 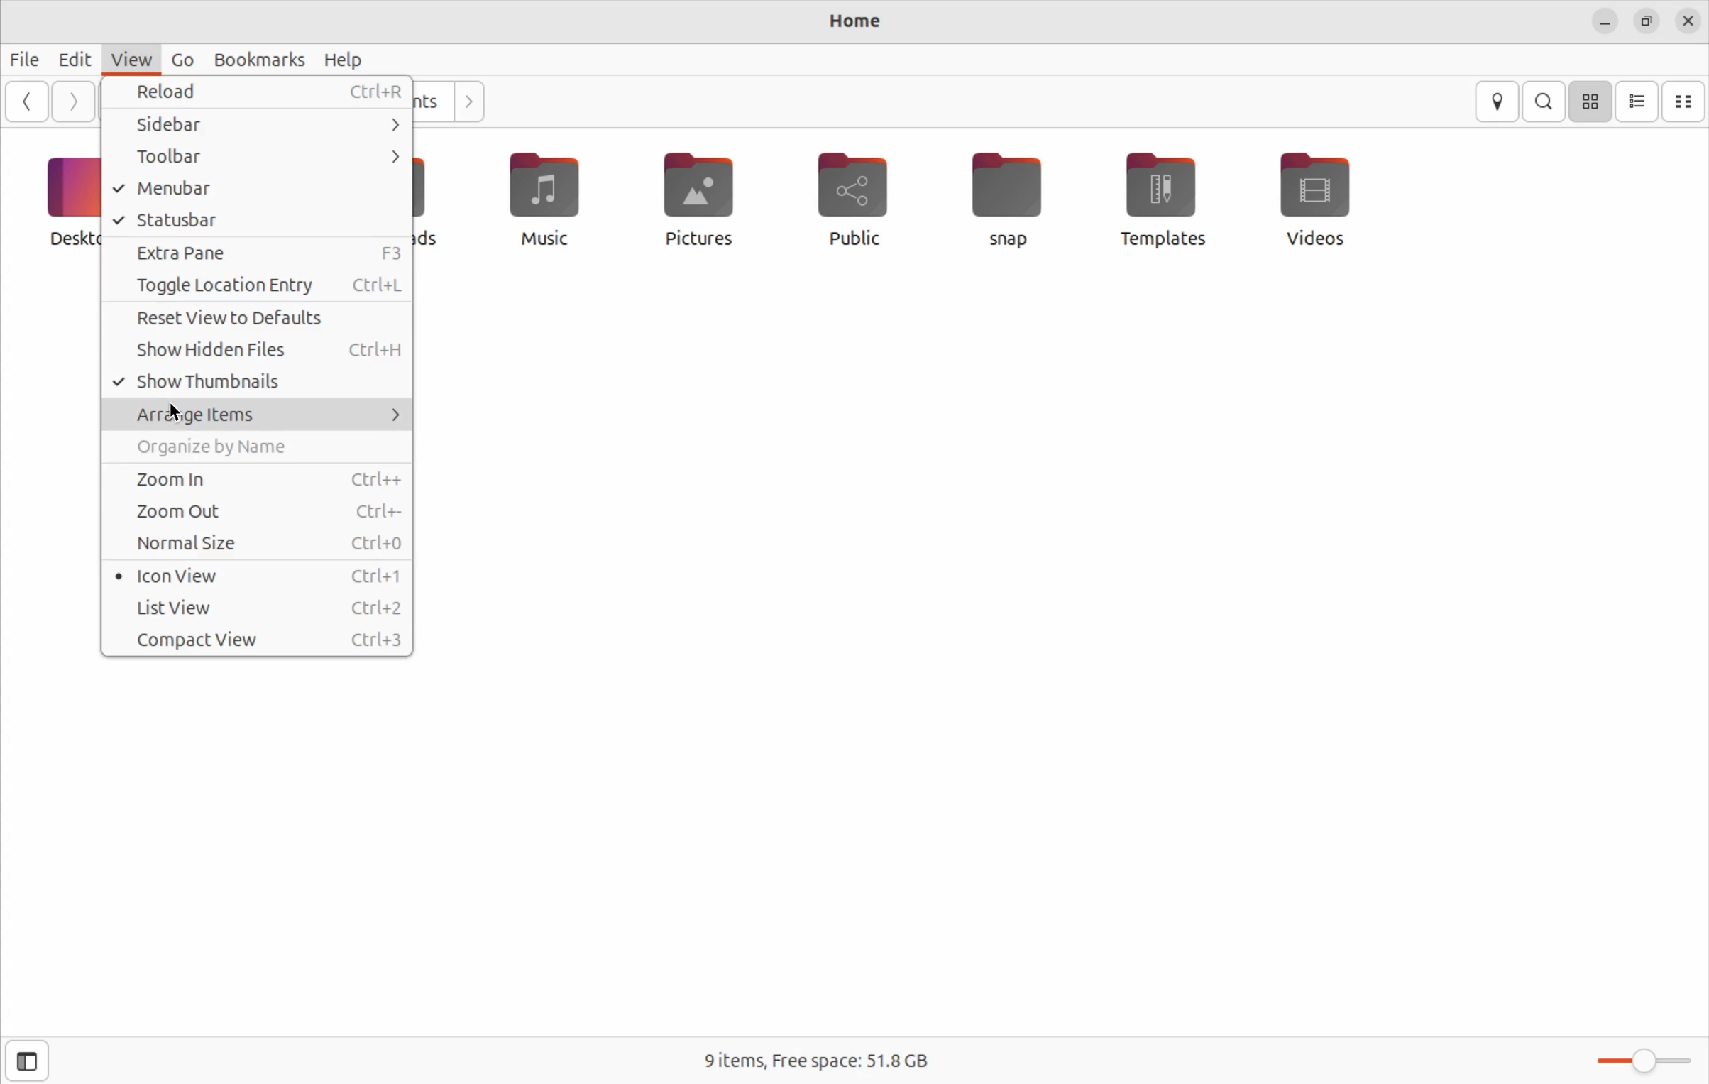 What do you see at coordinates (184, 415) in the screenshot?
I see `cursor` at bounding box center [184, 415].